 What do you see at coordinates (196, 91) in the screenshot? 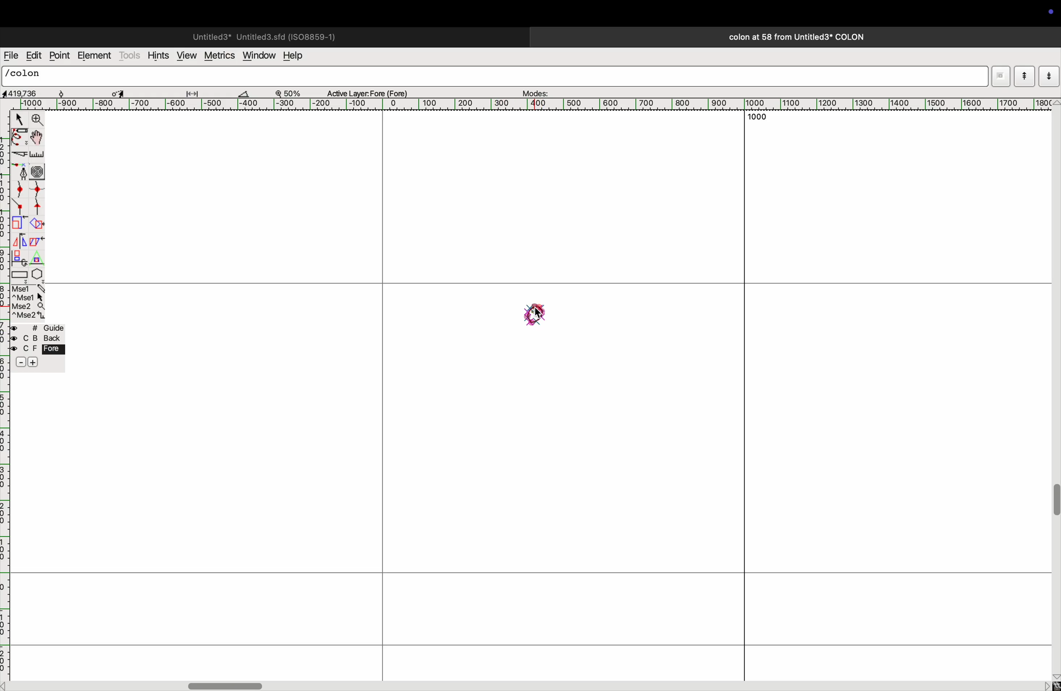
I see `adjust` at bounding box center [196, 91].